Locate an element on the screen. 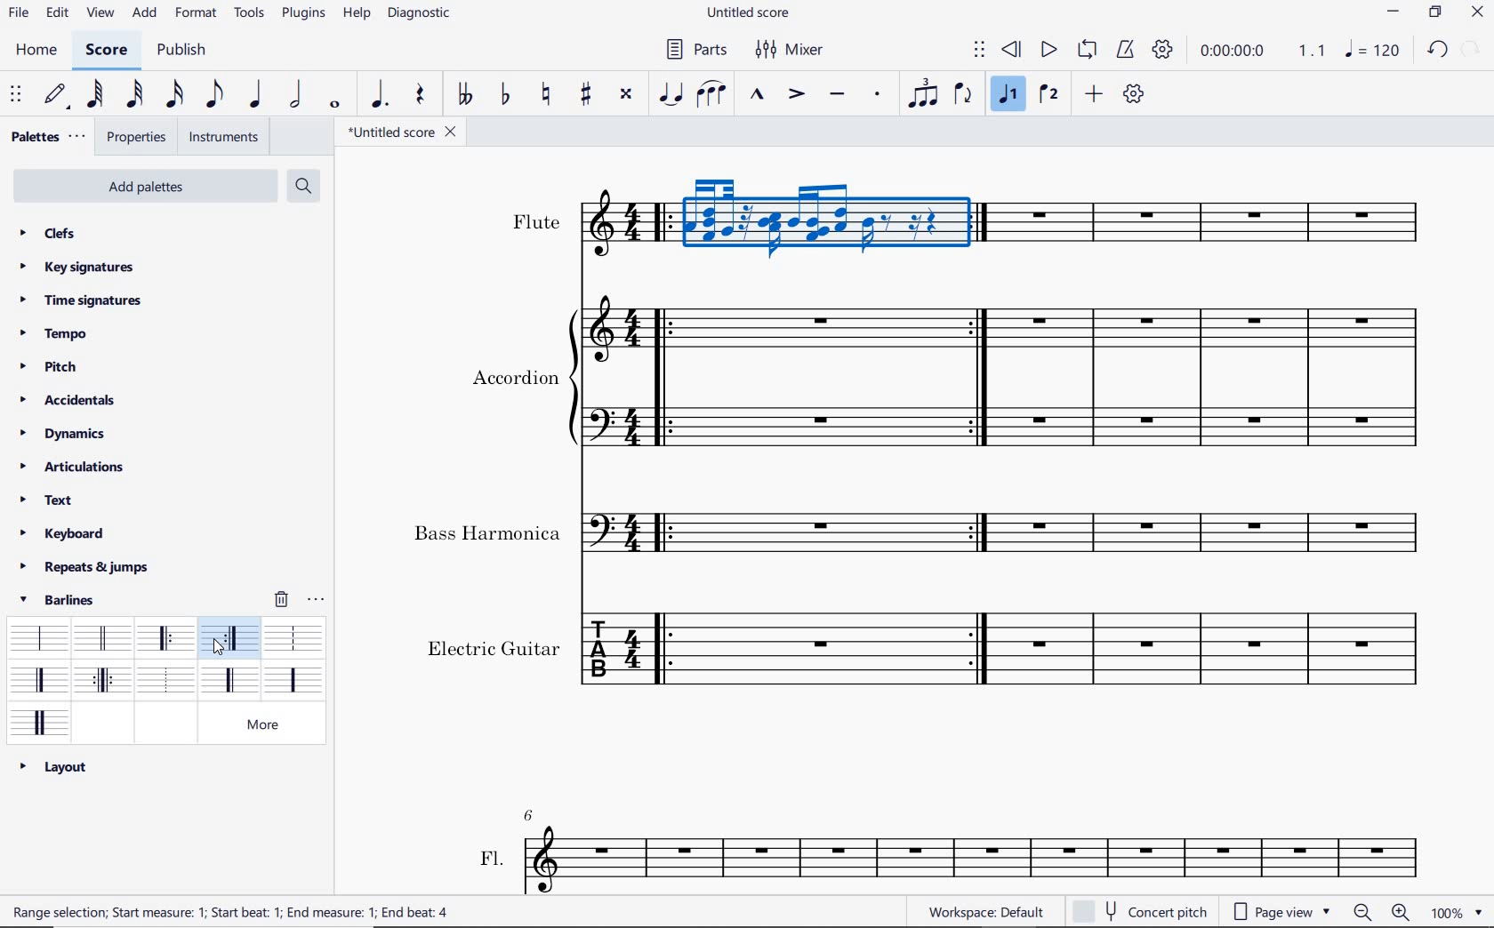 The image size is (1494, 928). properties is located at coordinates (138, 139).